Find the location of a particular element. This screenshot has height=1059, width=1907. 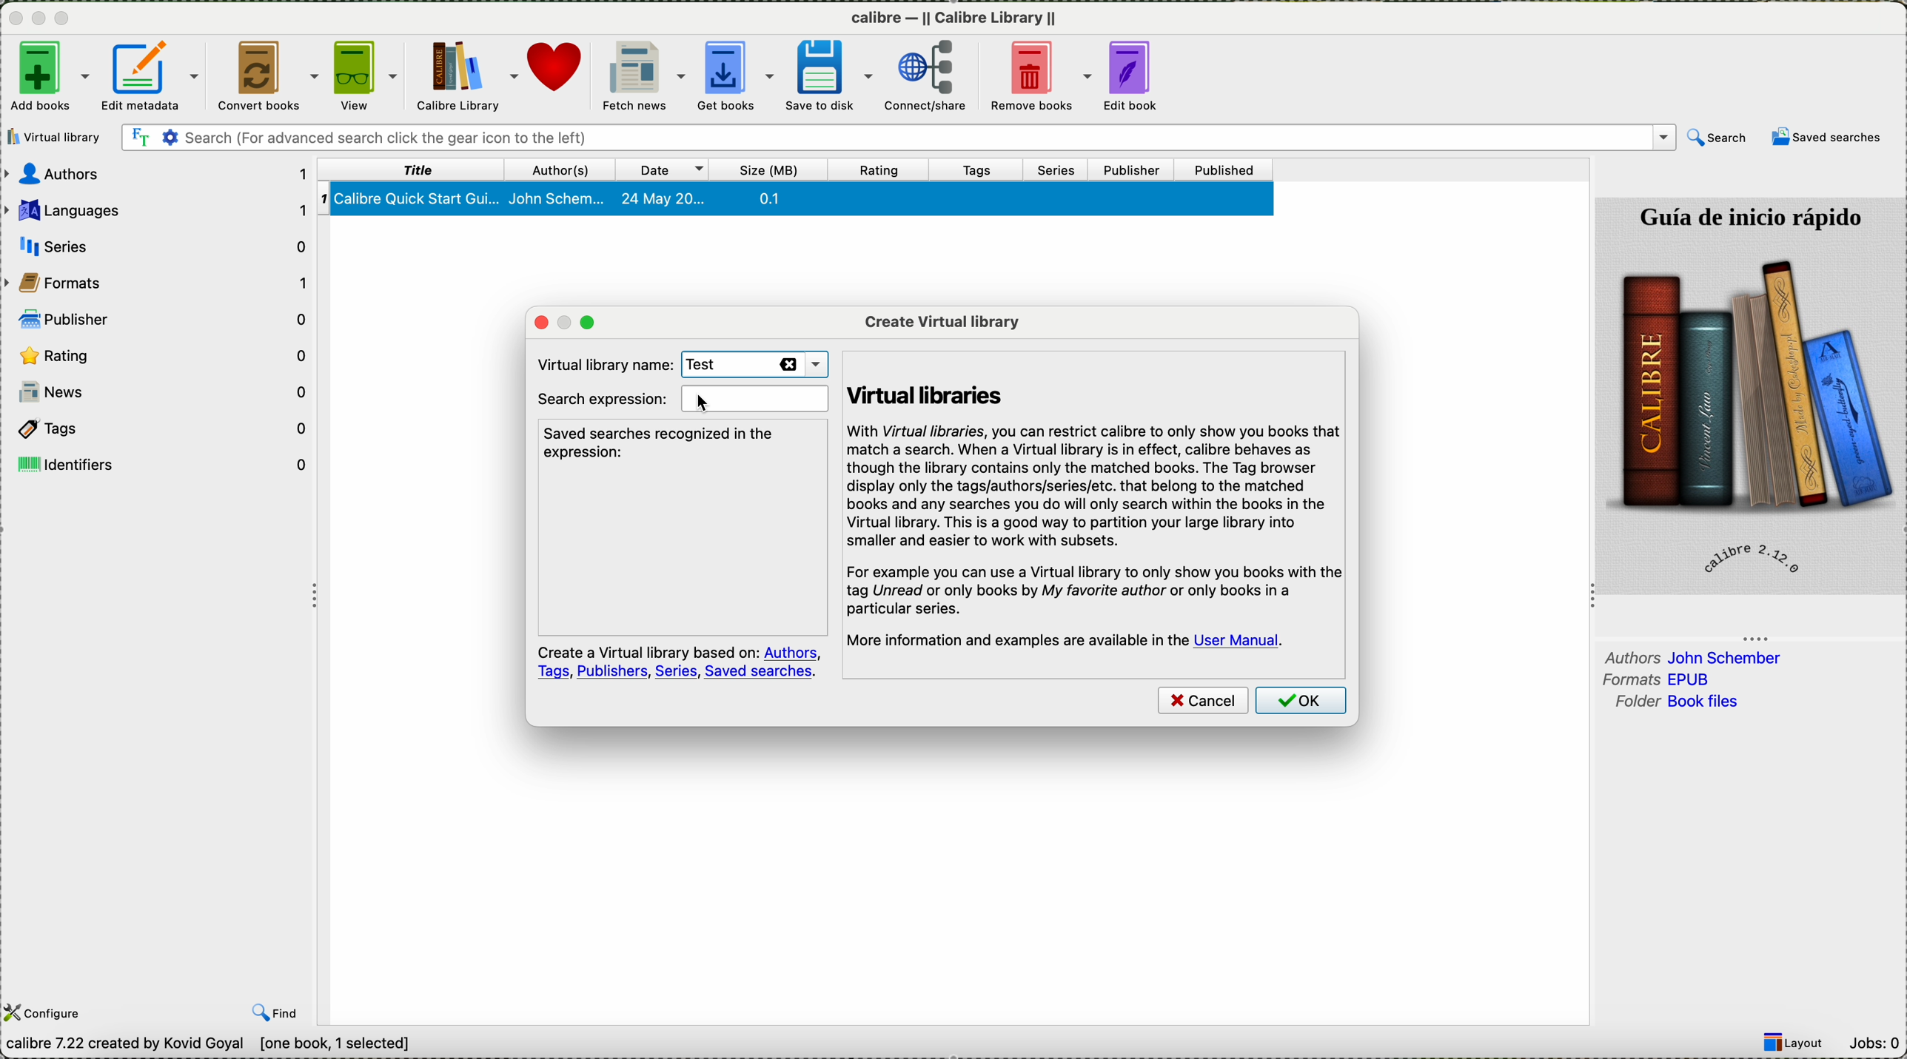

date is located at coordinates (670, 168).